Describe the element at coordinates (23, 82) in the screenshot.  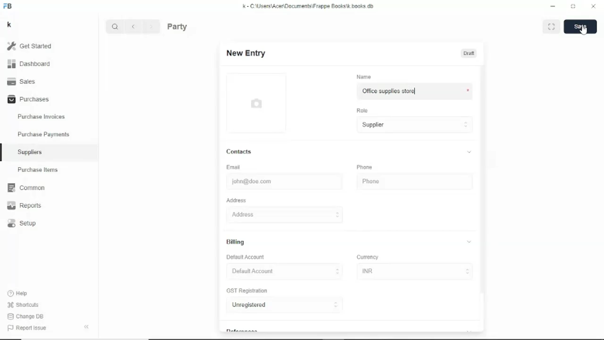
I see `Sales` at that location.